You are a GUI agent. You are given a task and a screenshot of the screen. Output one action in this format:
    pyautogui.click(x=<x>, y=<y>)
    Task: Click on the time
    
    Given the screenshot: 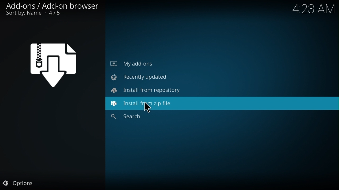 What is the action you would take?
    pyautogui.click(x=314, y=8)
    